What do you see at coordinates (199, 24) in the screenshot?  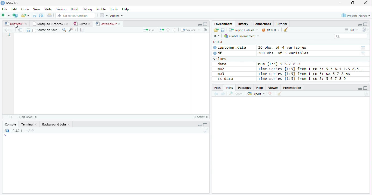 I see `Minimize` at bounding box center [199, 24].